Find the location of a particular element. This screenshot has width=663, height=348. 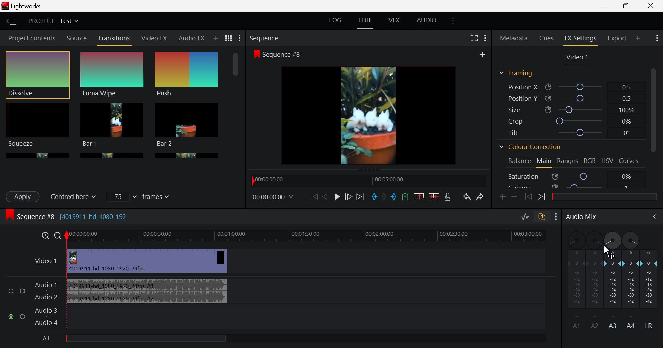

Video Settings is located at coordinates (577, 59).